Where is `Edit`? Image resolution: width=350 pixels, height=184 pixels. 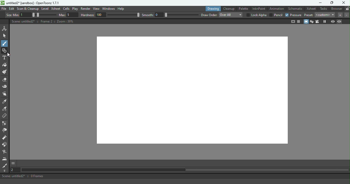 Edit is located at coordinates (12, 9).